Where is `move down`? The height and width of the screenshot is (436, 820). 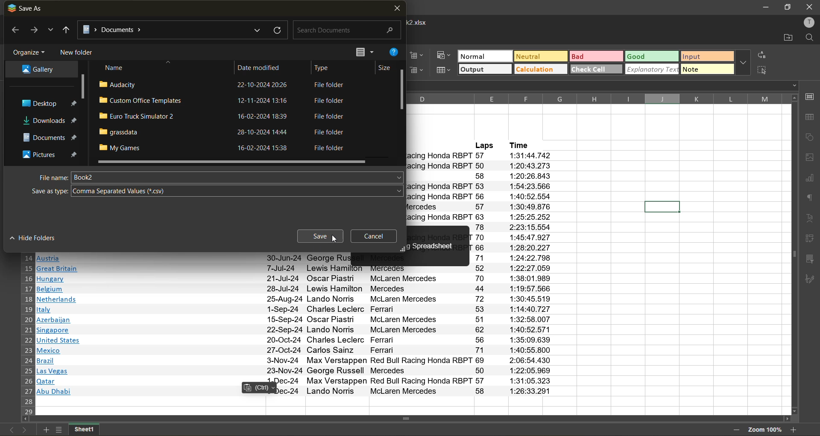 move down is located at coordinates (795, 411).